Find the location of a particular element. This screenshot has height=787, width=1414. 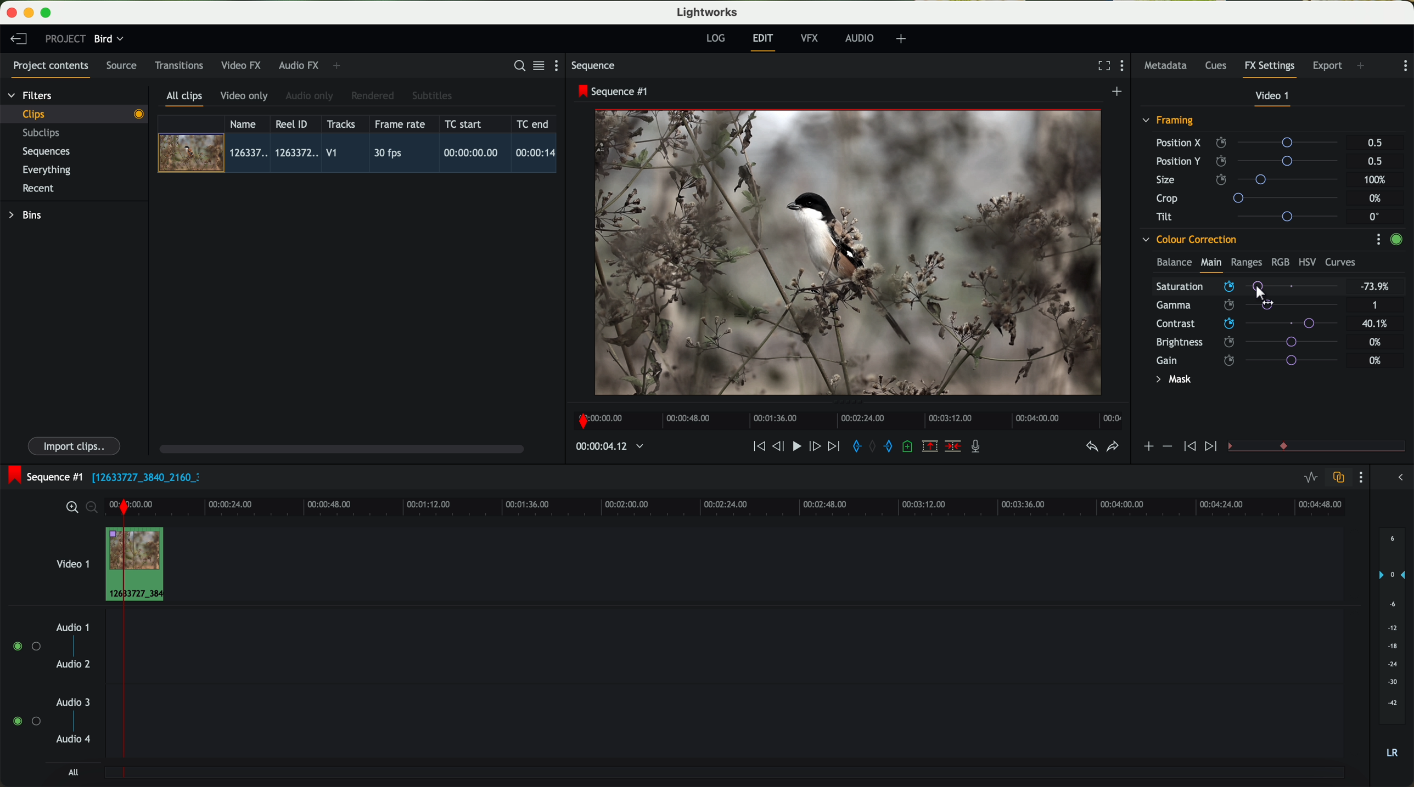

add 'out' mark is located at coordinates (894, 445).